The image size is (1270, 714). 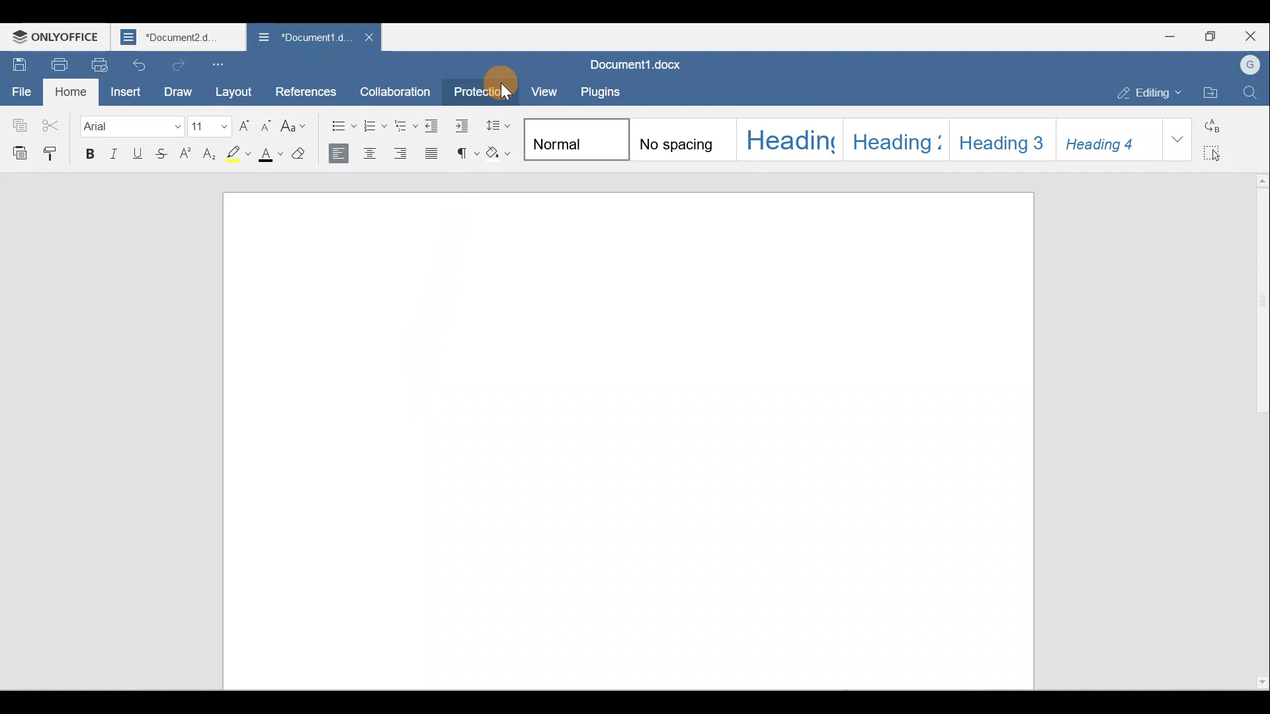 What do you see at coordinates (1216, 126) in the screenshot?
I see `Replace` at bounding box center [1216, 126].